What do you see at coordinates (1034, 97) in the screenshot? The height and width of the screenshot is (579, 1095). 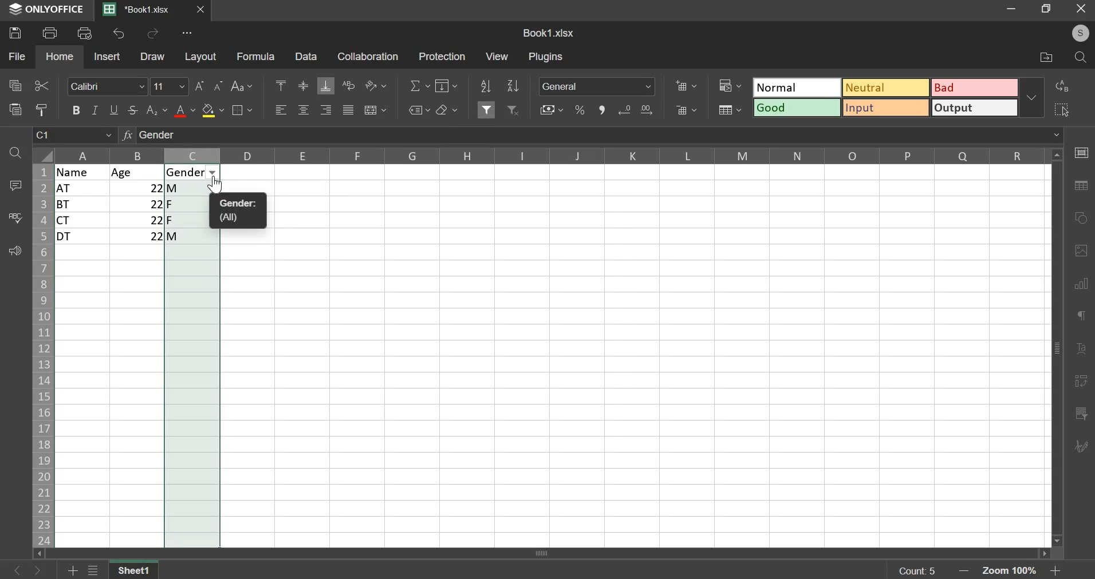 I see `more` at bounding box center [1034, 97].